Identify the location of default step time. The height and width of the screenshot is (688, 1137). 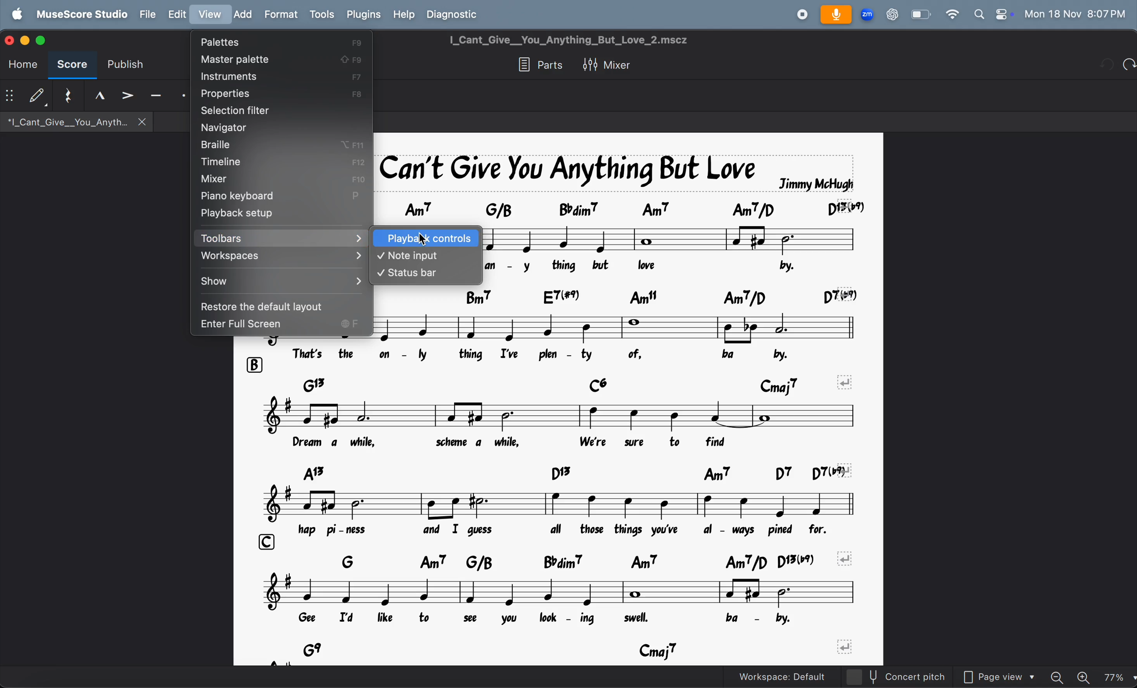
(25, 94).